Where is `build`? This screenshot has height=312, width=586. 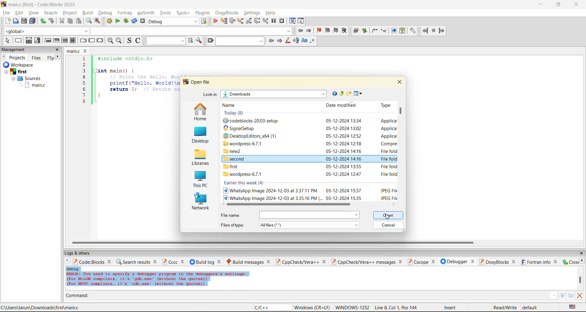 build is located at coordinates (109, 21).